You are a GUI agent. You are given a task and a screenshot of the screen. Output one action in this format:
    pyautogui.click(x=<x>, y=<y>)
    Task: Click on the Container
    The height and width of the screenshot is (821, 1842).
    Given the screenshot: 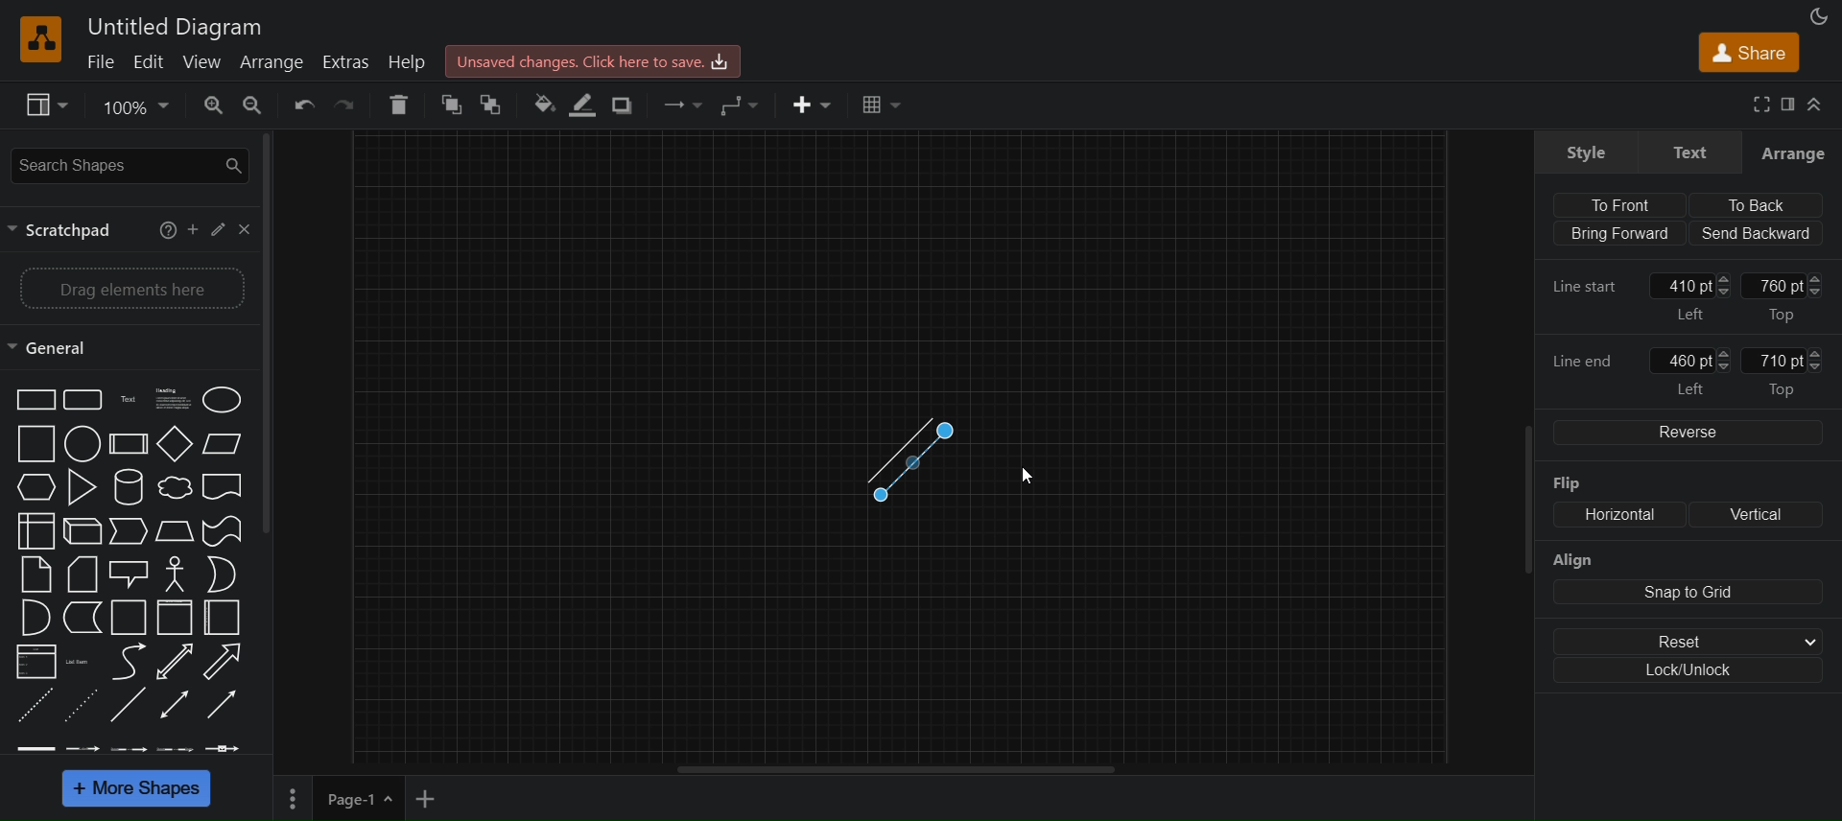 What is the action you would take?
    pyautogui.click(x=125, y=617)
    